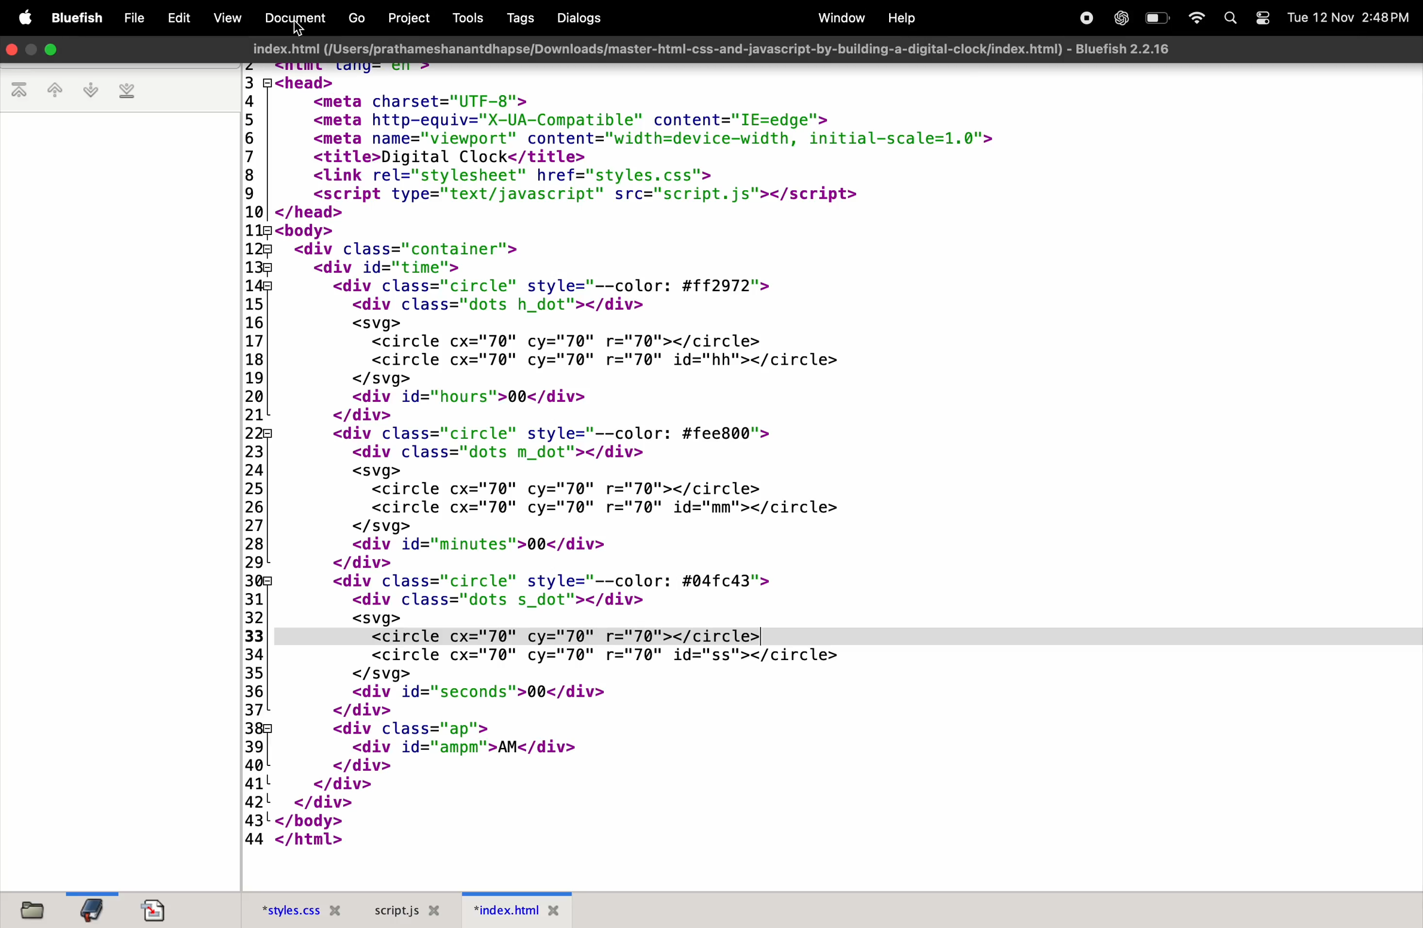  What do you see at coordinates (132, 17) in the screenshot?
I see `file` at bounding box center [132, 17].